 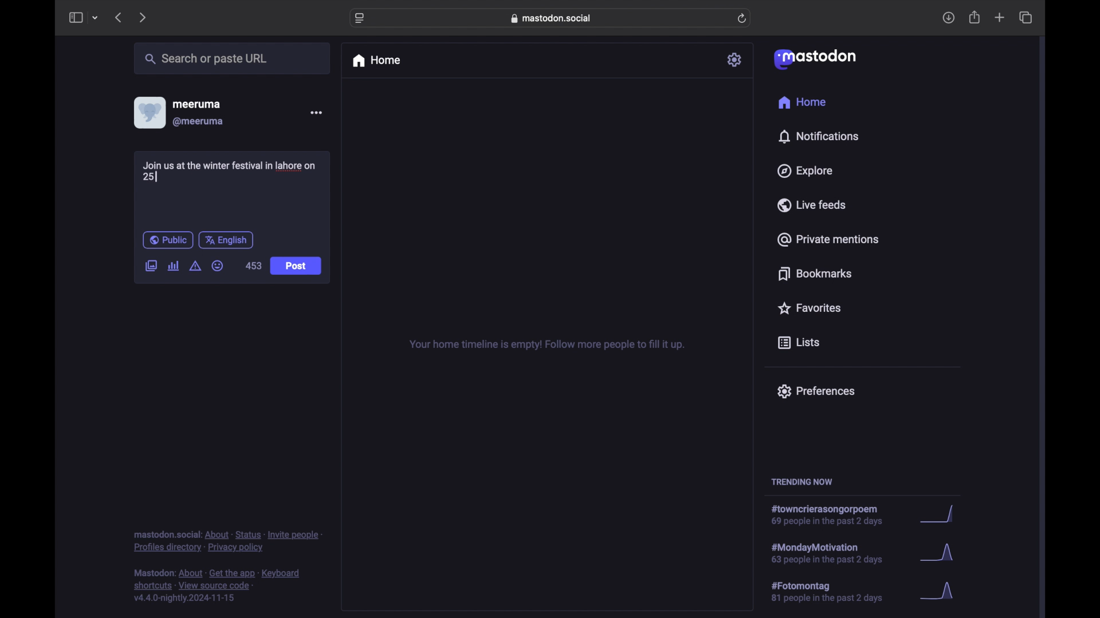 I want to click on display picture, so click(x=148, y=112).